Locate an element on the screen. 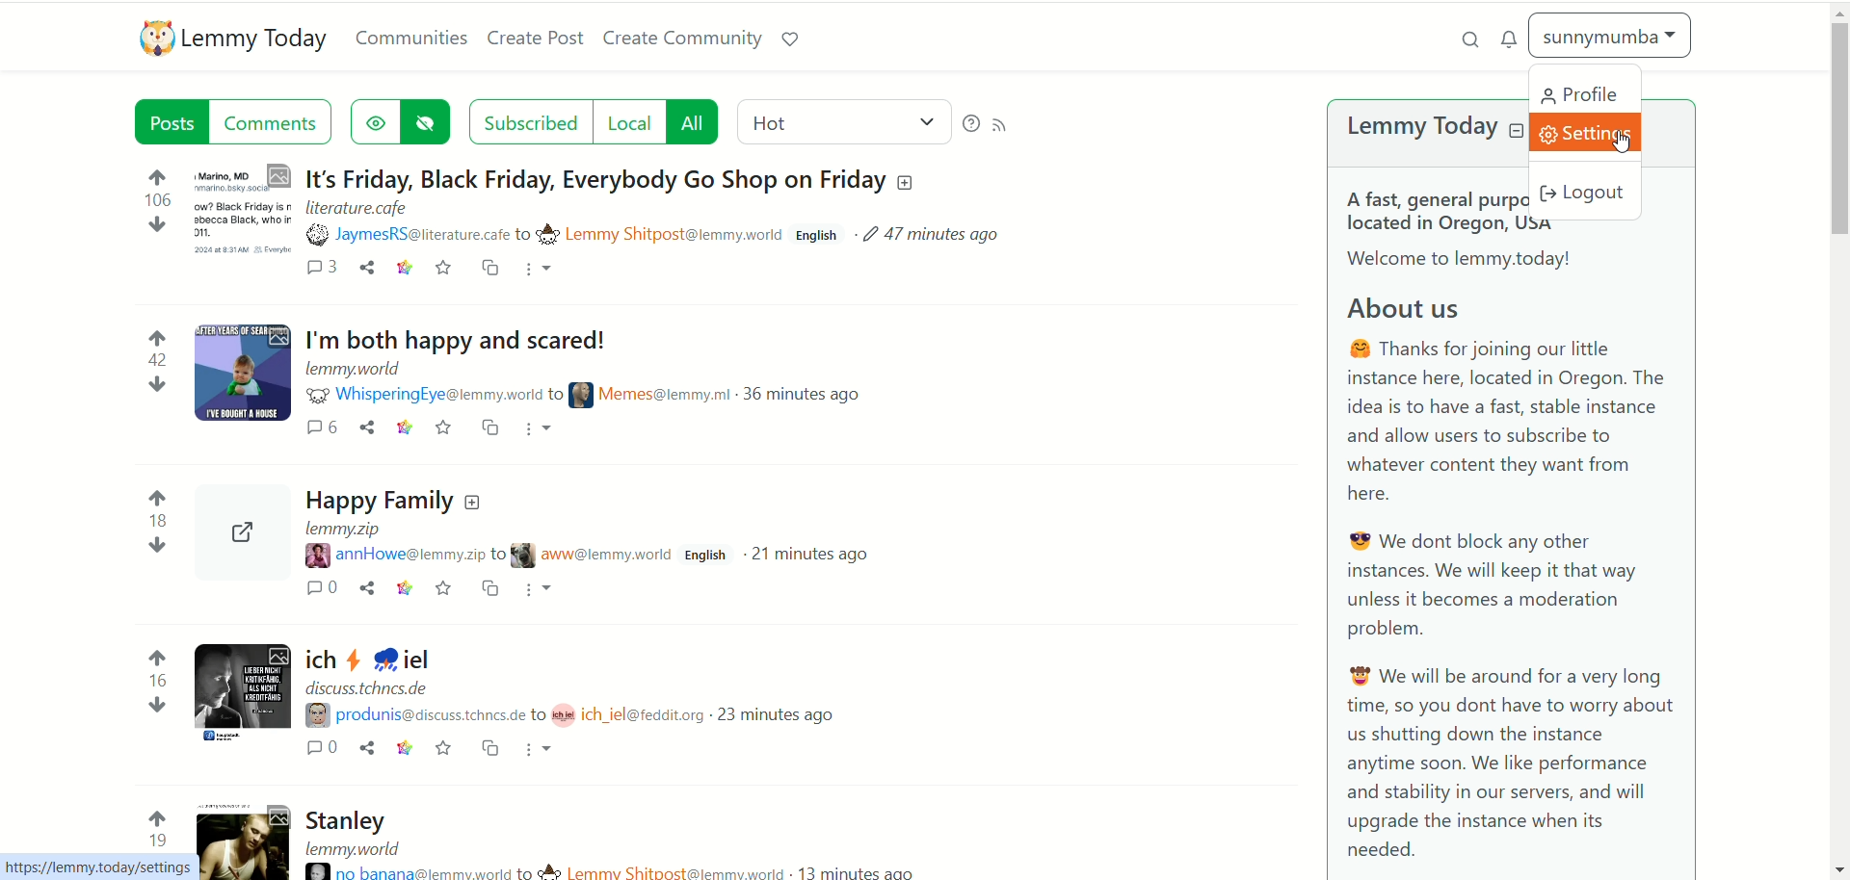 This screenshot has height=880, width=1850. Cursor is located at coordinates (1625, 144).